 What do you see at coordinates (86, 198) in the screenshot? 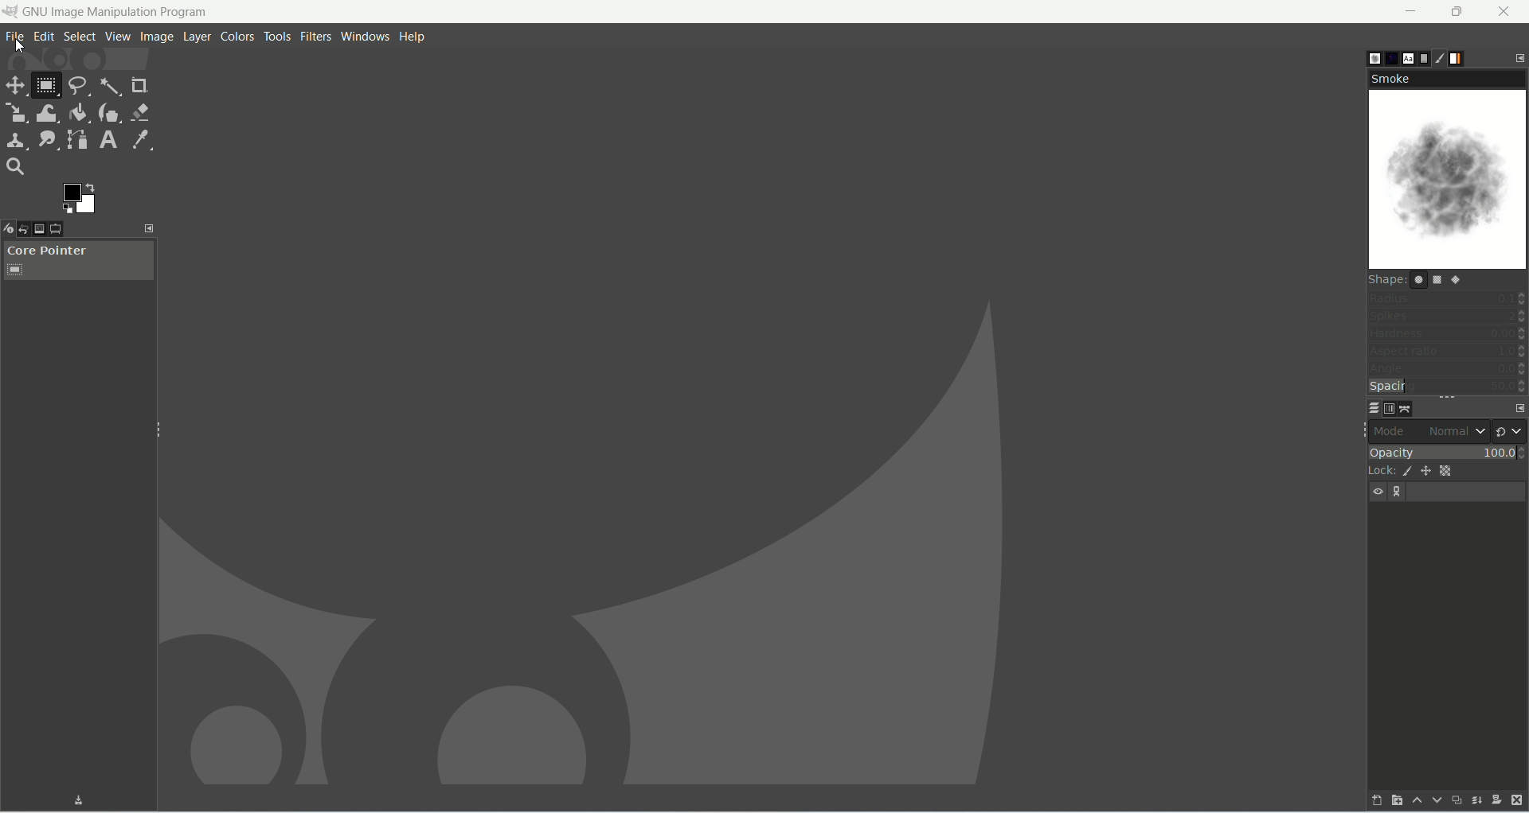
I see `active background color` at bounding box center [86, 198].